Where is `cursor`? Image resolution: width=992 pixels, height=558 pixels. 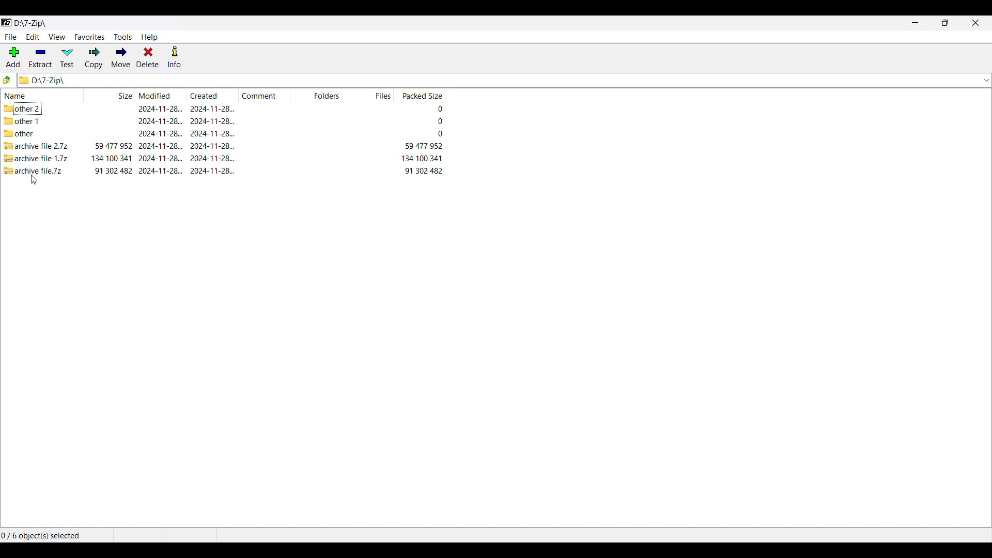
cursor is located at coordinates (34, 179).